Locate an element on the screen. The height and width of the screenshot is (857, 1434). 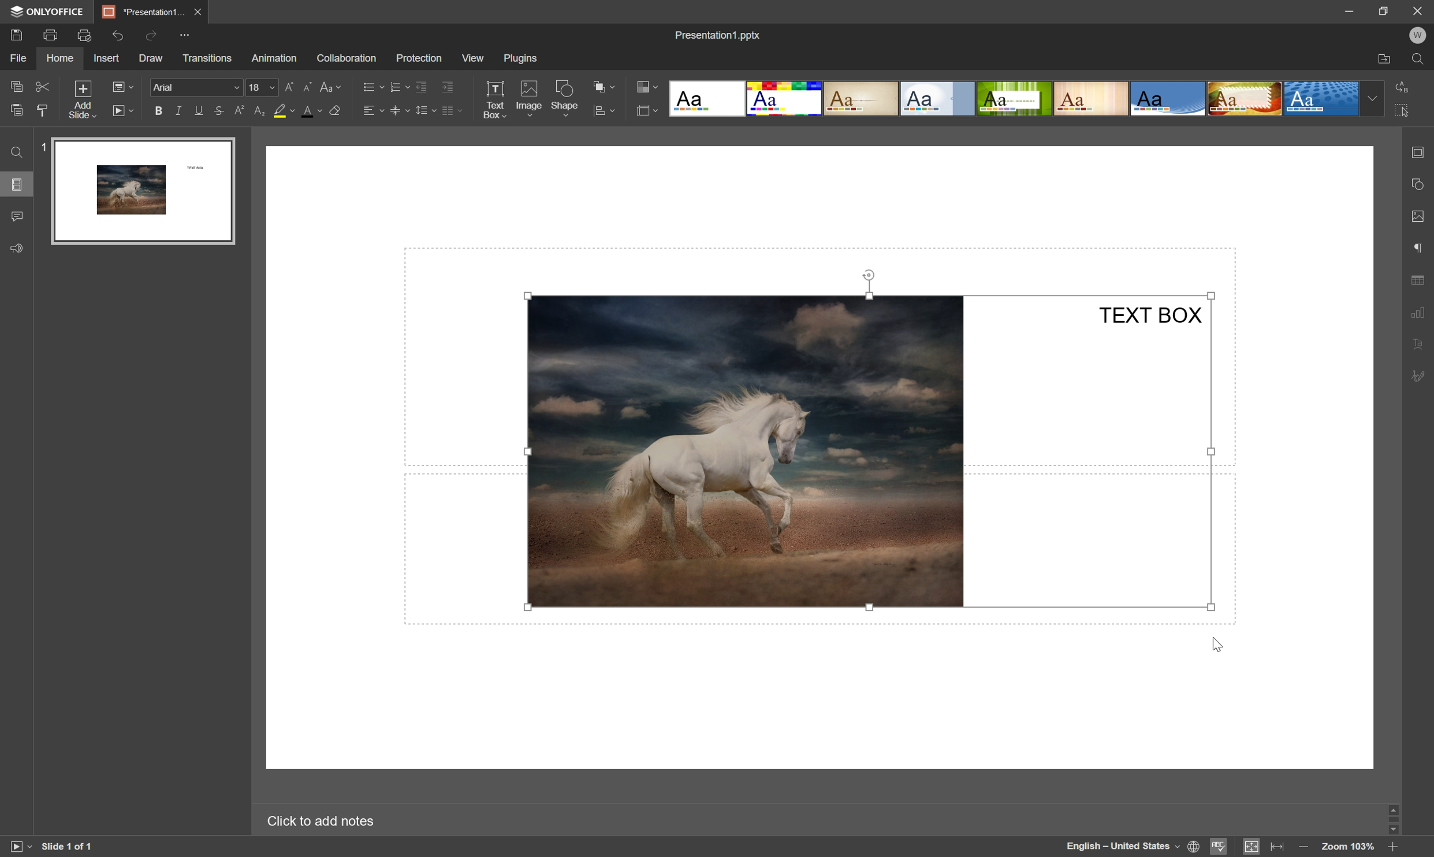
paste is located at coordinates (16, 110).